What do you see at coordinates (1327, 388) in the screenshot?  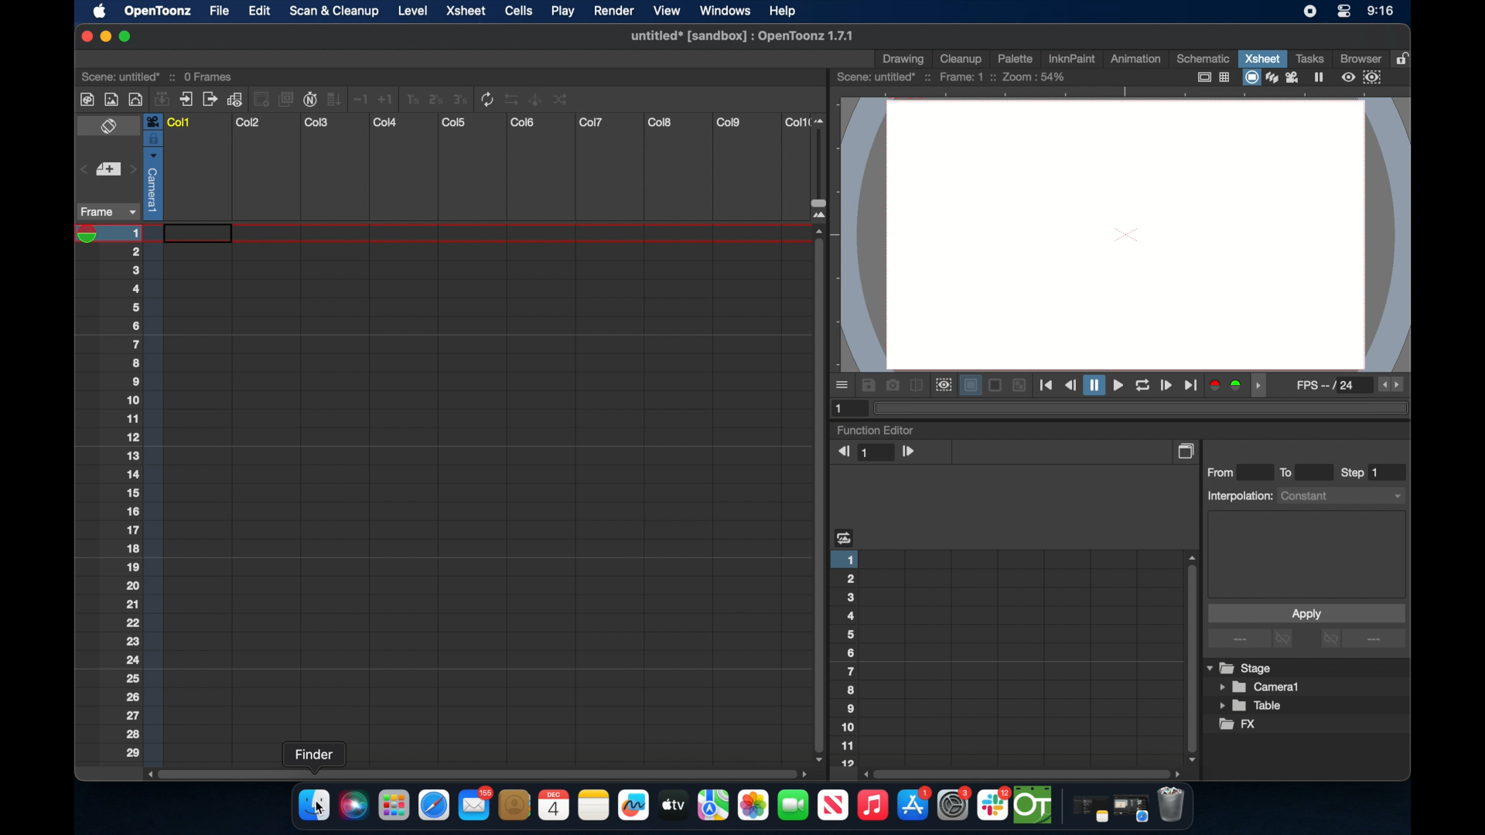 I see `fps` at bounding box center [1327, 388].